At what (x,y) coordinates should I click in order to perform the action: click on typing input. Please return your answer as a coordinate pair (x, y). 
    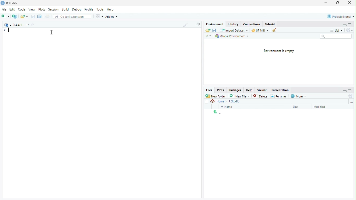
    Looking at the image, I should click on (7, 31).